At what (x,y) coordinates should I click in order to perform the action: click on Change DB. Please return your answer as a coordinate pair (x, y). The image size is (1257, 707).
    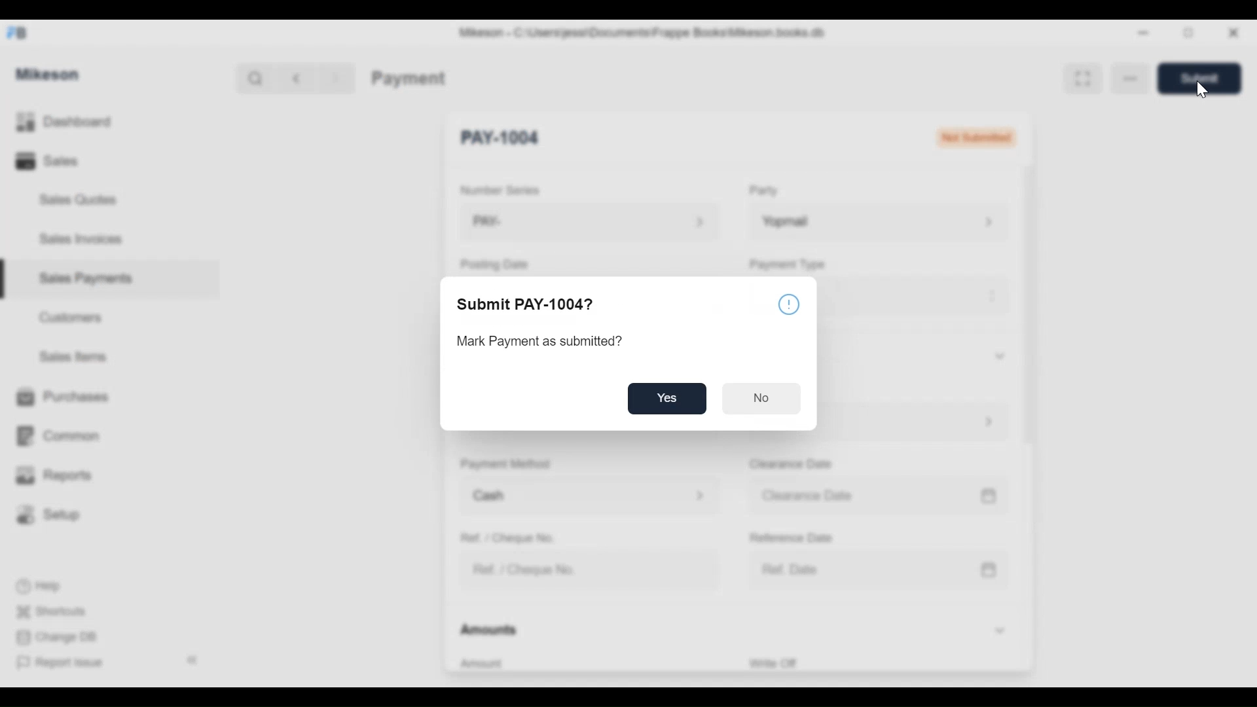
    Looking at the image, I should click on (60, 638).